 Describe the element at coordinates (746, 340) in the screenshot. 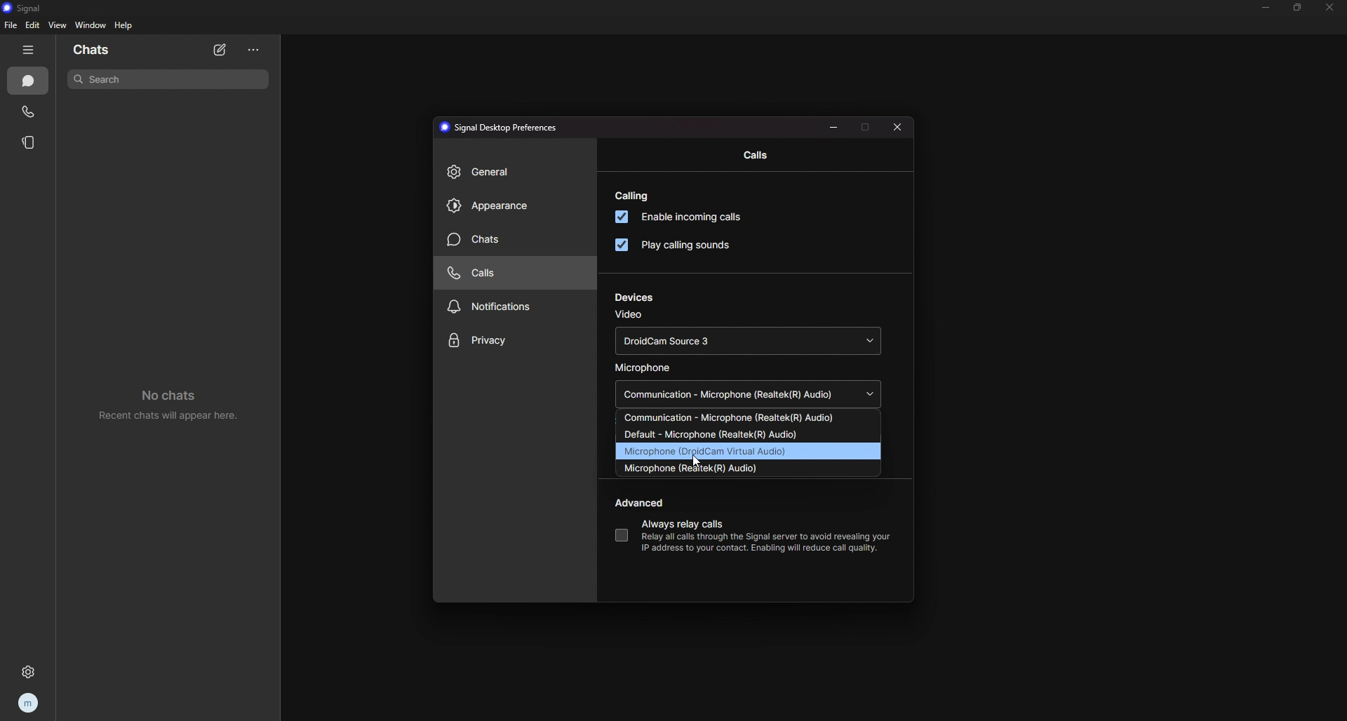

I see `video source` at that location.